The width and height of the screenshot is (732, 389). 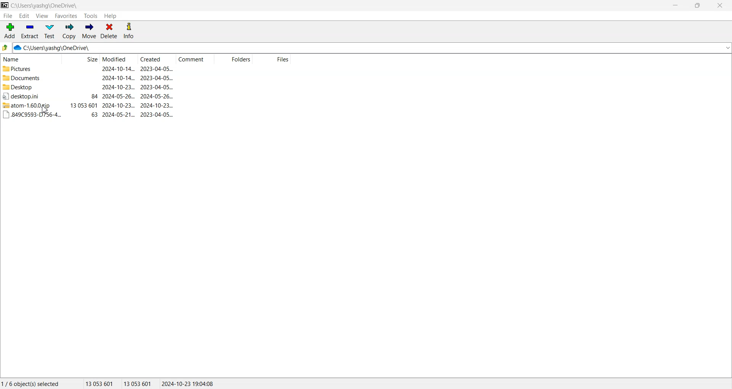 What do you see at coordinates (119, 96) in the screenshot?
I see `2024-05-26` at bounding box center [119, 96].